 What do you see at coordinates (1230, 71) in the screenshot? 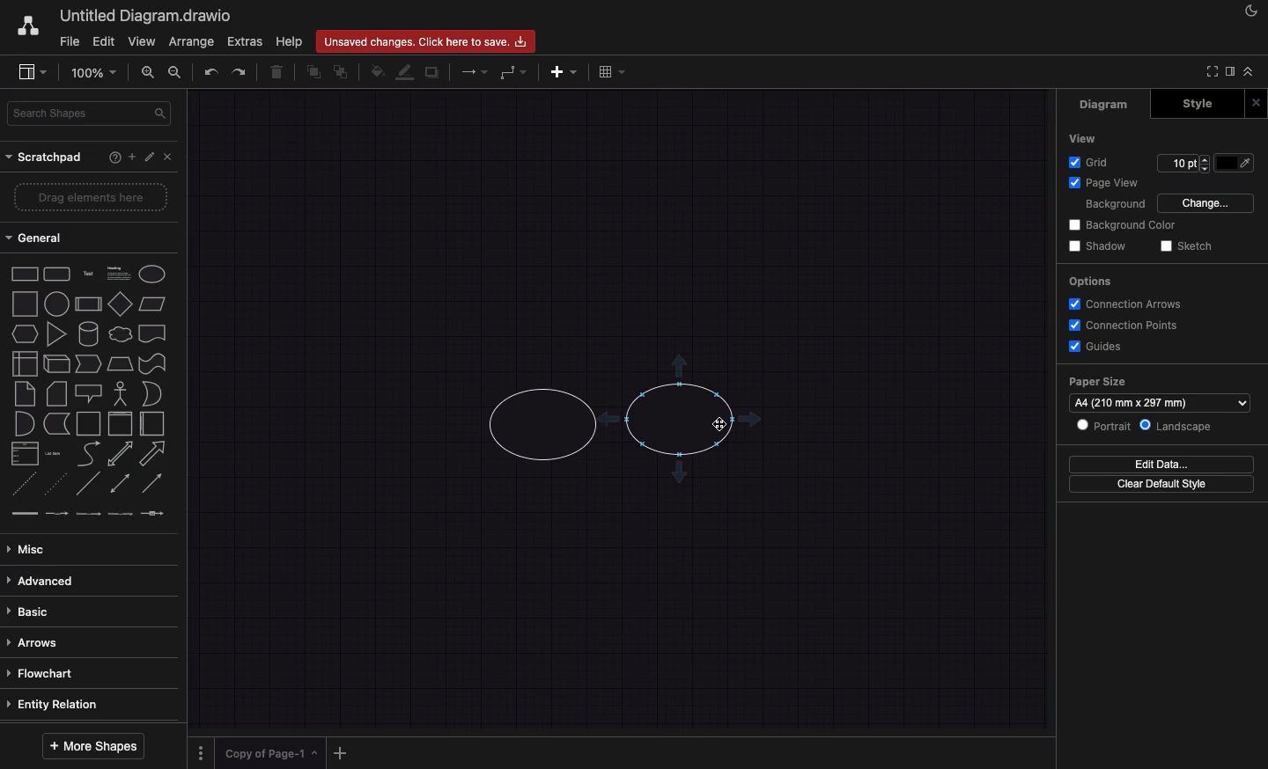
I see `format` at bounding box center [1230, 71].